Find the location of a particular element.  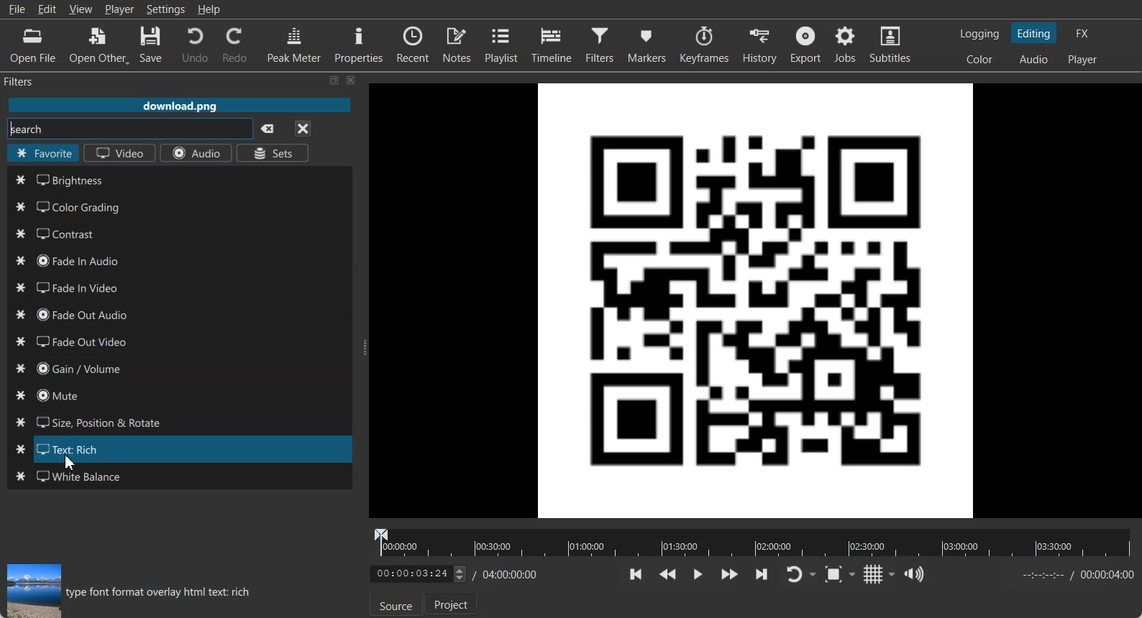

Search bar is located at coordinates (127, 131).